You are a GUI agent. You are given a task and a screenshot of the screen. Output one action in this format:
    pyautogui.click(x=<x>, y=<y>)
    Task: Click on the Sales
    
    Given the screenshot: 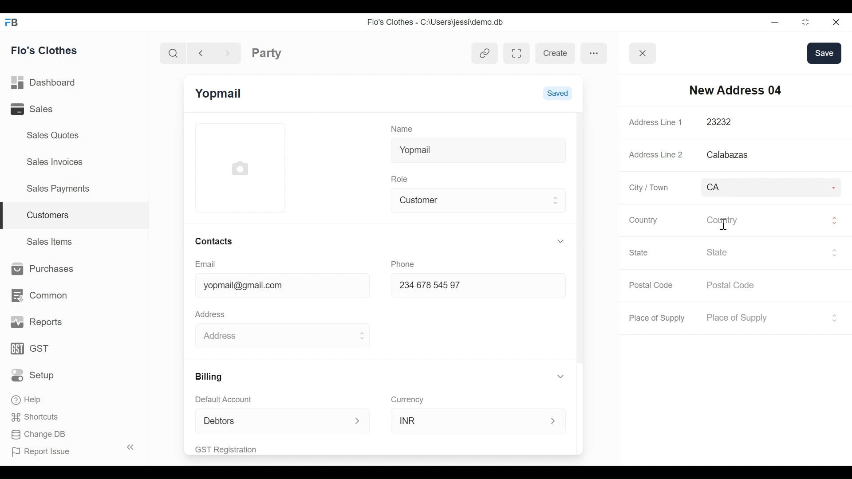 What is the action you would take?
    pyautogui.click(x=44, y=109)
    